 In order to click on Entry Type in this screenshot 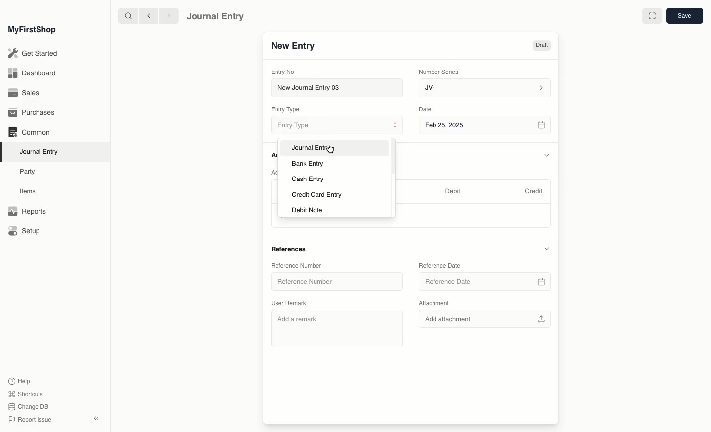, I will do `click(288, 109)`.